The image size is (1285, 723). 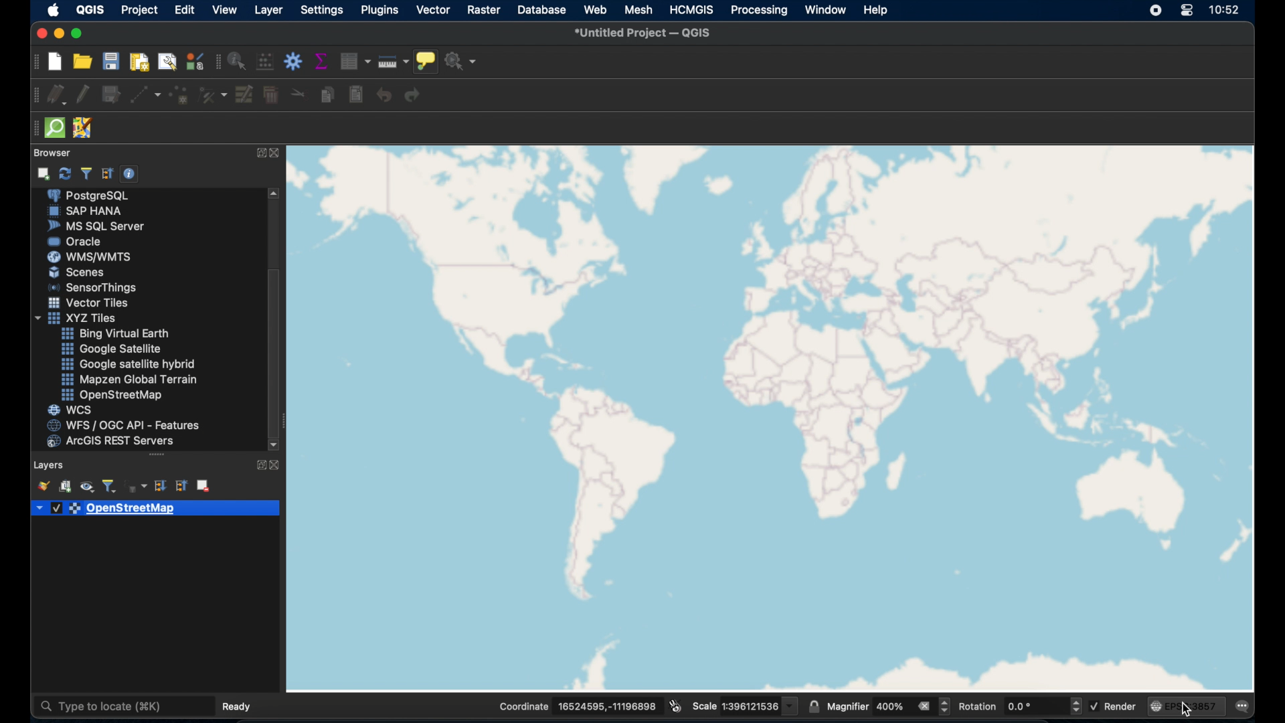 What do you see at coordinates (383, 96) in the screenshot?
I see `undo` at bounding box center [383, 96].